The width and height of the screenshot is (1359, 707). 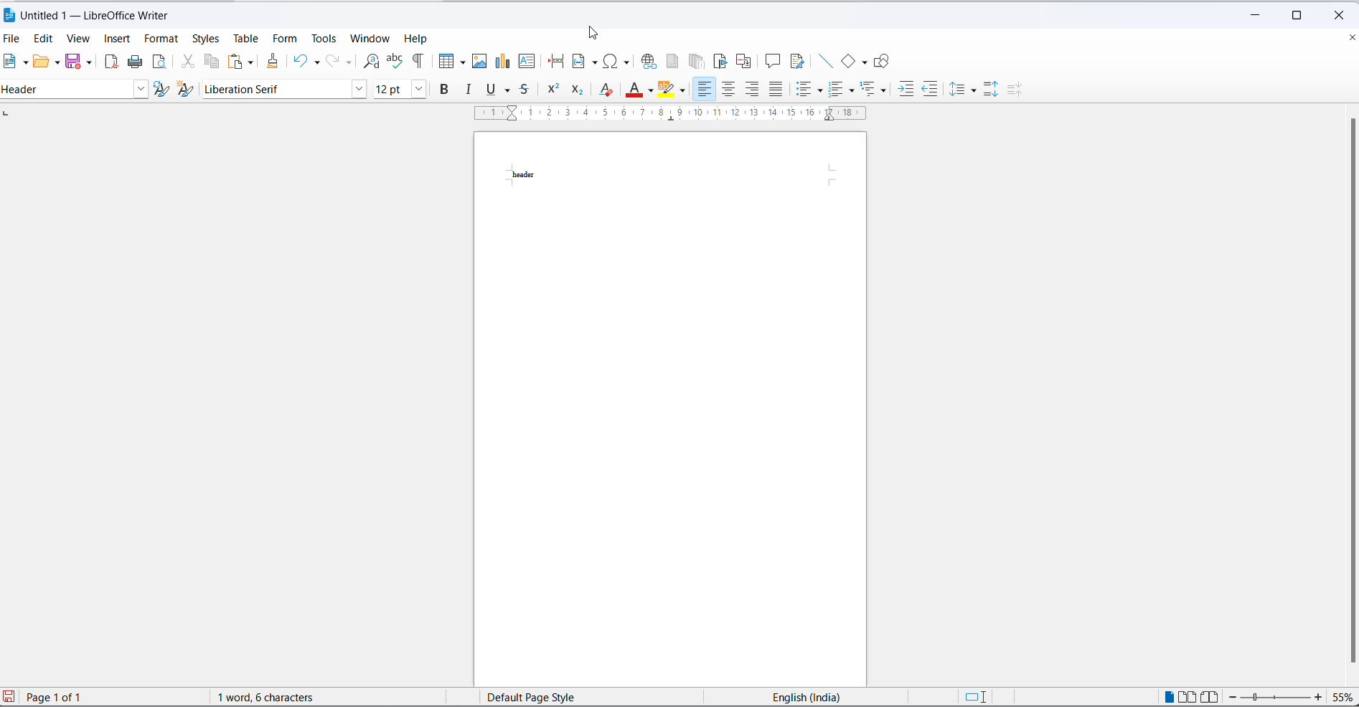 What do you see at coordinates (748, 61) in the screenshot?
I see `insert cross-reference` at bounding box center [748, 61].